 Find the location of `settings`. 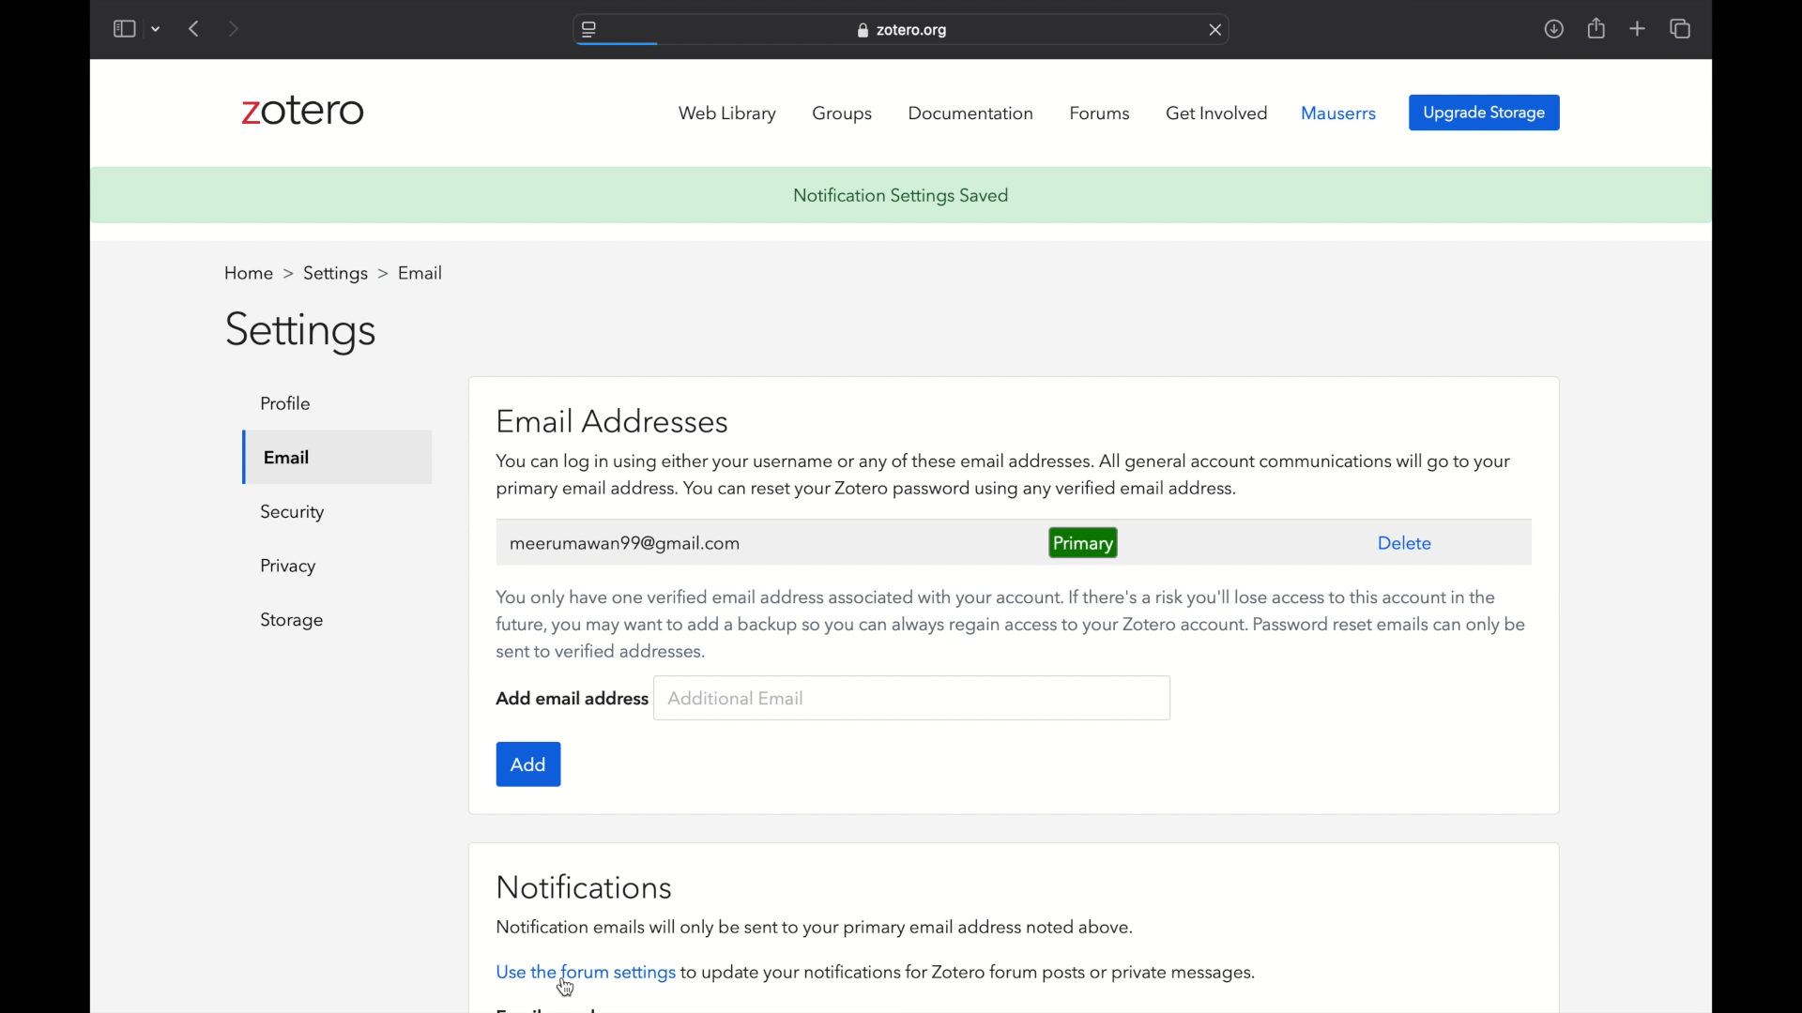

settings is located at coordinates (303, 334).